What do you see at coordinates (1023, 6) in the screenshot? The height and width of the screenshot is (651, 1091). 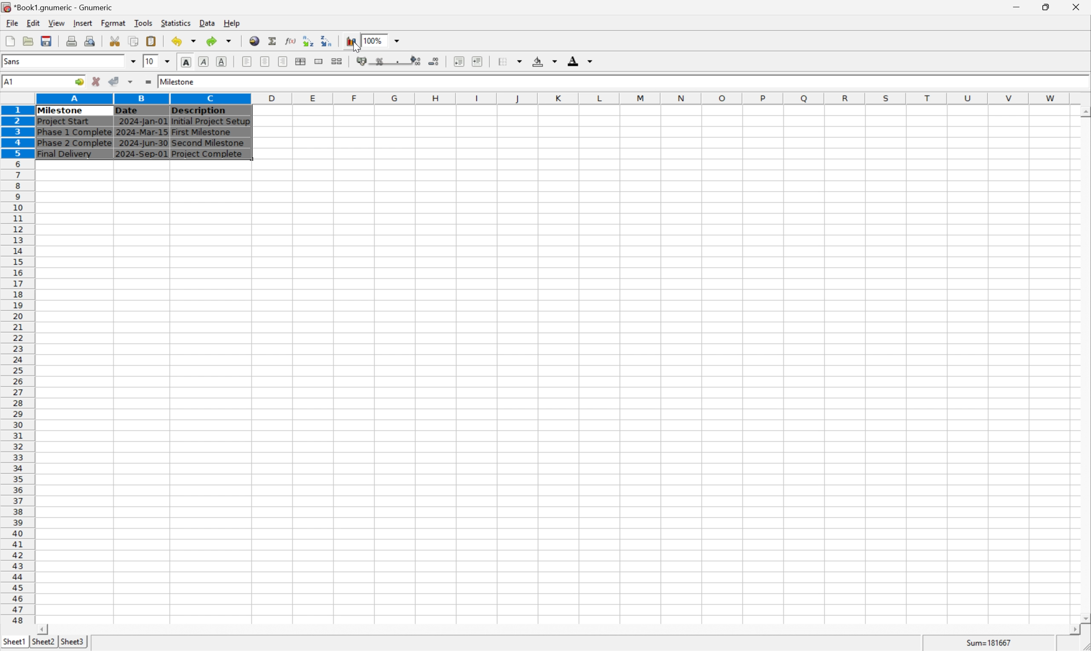 I see `minimize` at bounding box center [1023, 6].